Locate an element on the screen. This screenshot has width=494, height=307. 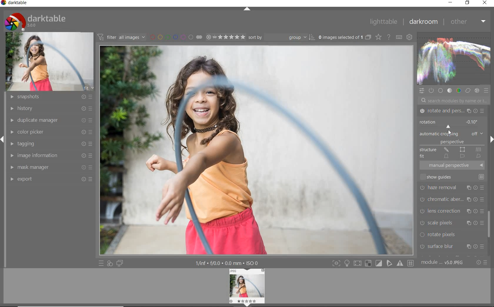
system name is located at coordinates (15, 4).